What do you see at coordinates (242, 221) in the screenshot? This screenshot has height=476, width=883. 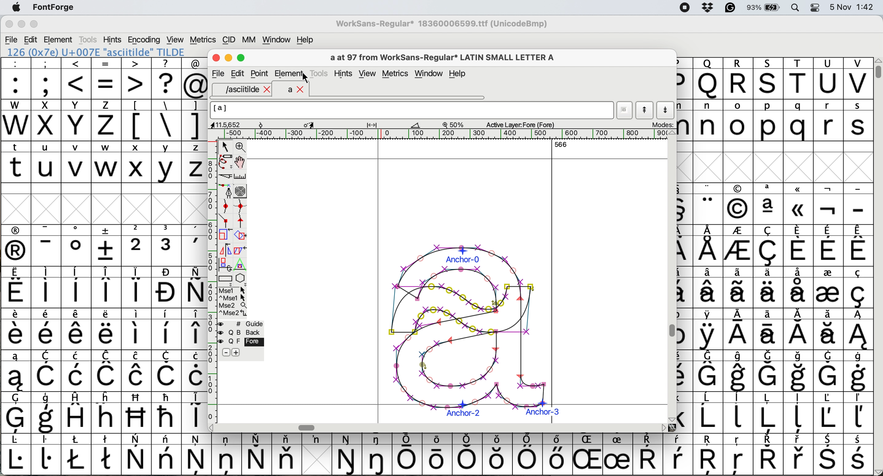 I see `add a tangent point` at bounding box center [242, 221].